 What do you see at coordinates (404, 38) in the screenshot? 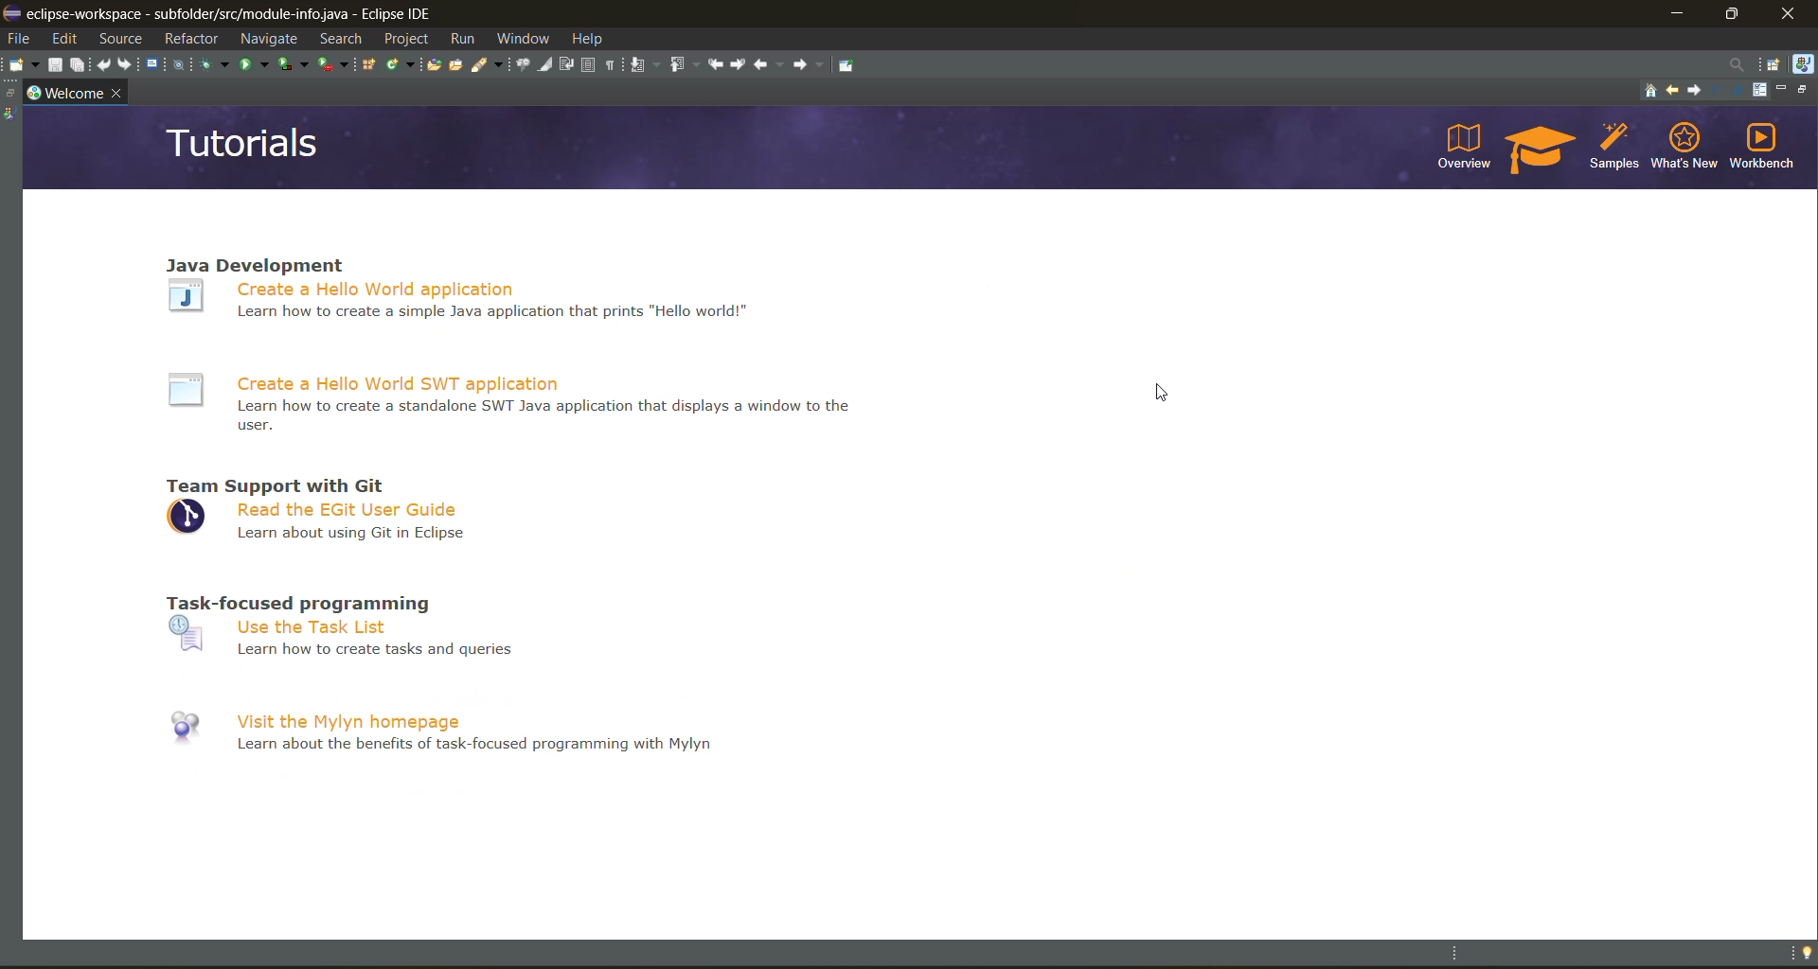
I see `project` at bounding box center [404, 38].